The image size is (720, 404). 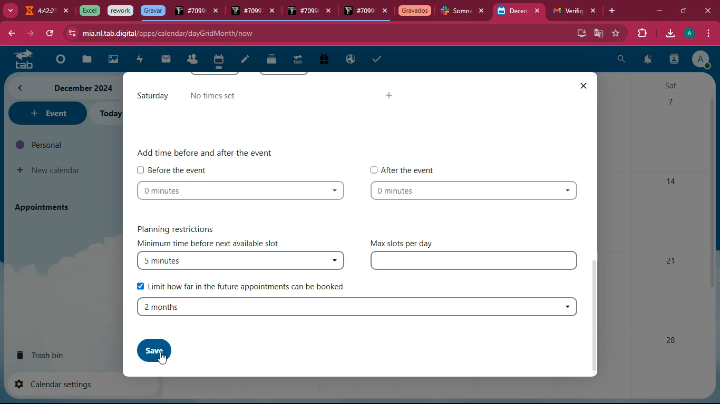 I want to click on close, so click(x=540, y=11).